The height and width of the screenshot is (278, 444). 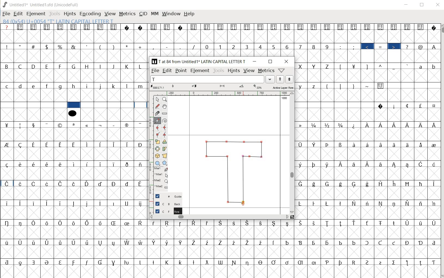 What do you see at coordinates (413, 86) in the screenshot?
I see `empty spaces` at bounding box center [413, 86].